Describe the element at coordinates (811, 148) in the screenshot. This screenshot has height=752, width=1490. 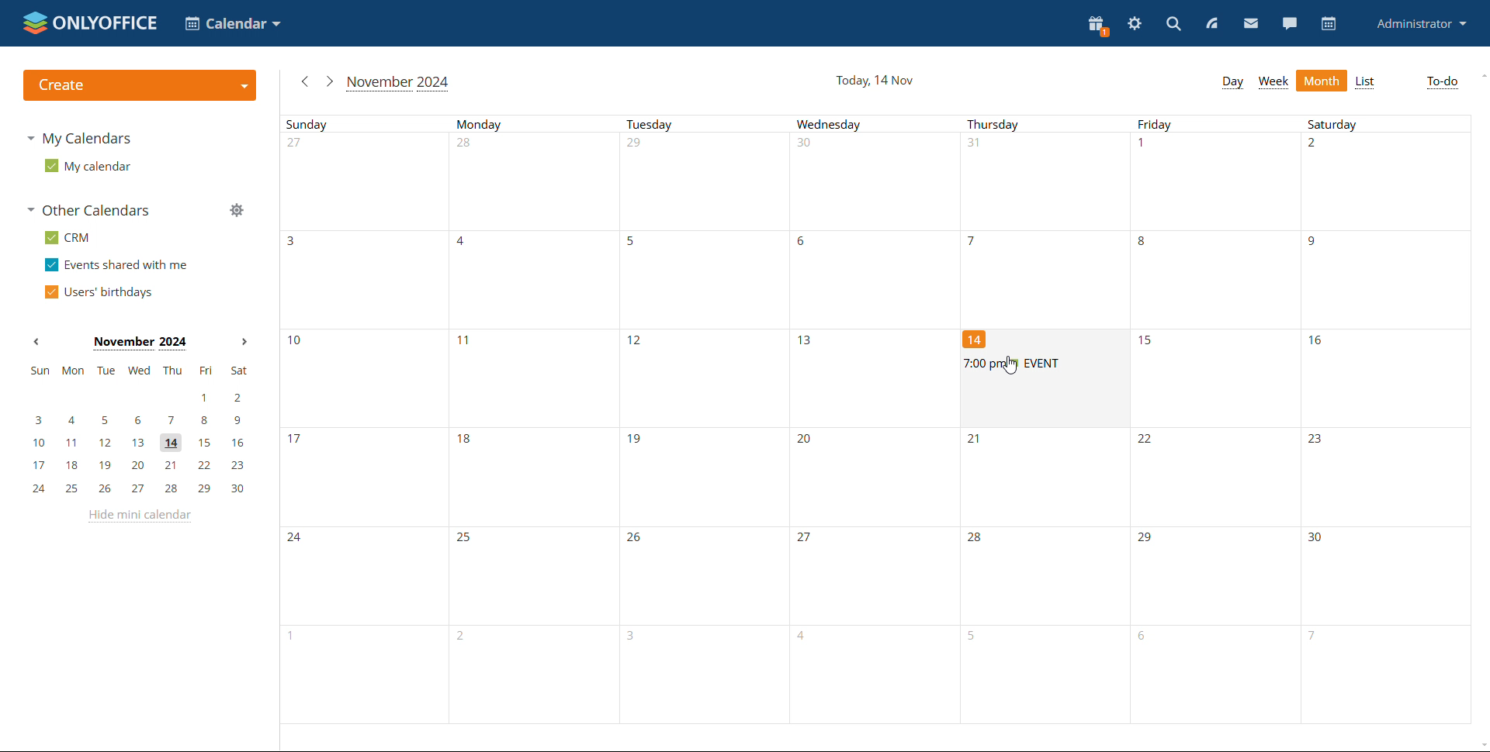
I see `number` at that location.